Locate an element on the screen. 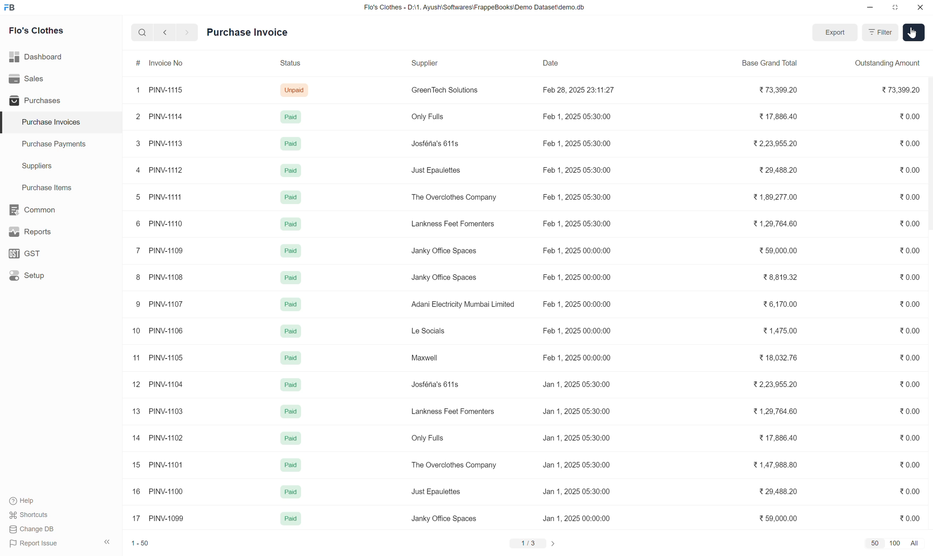 Image resolution: width=933 pixels, height=556 pixels. Outstanding amount is located at coordinates (888, 64).